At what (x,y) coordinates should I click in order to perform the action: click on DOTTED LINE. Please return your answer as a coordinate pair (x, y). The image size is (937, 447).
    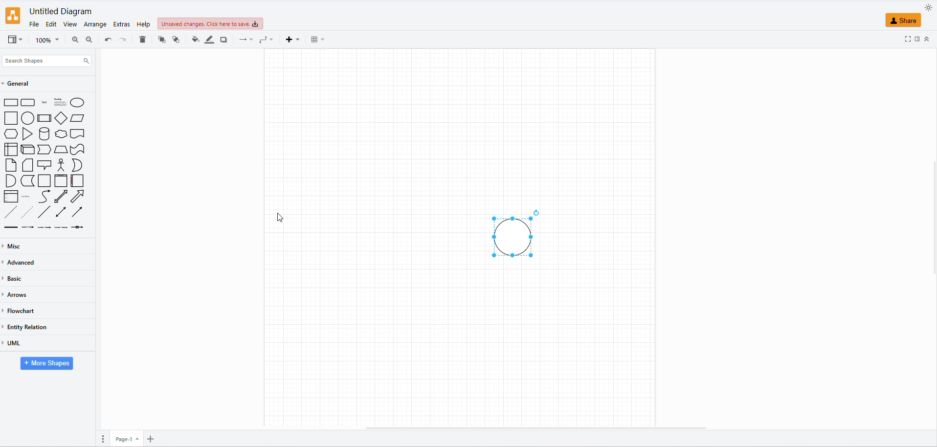
    Looking at the image, I should click on (25, 211).